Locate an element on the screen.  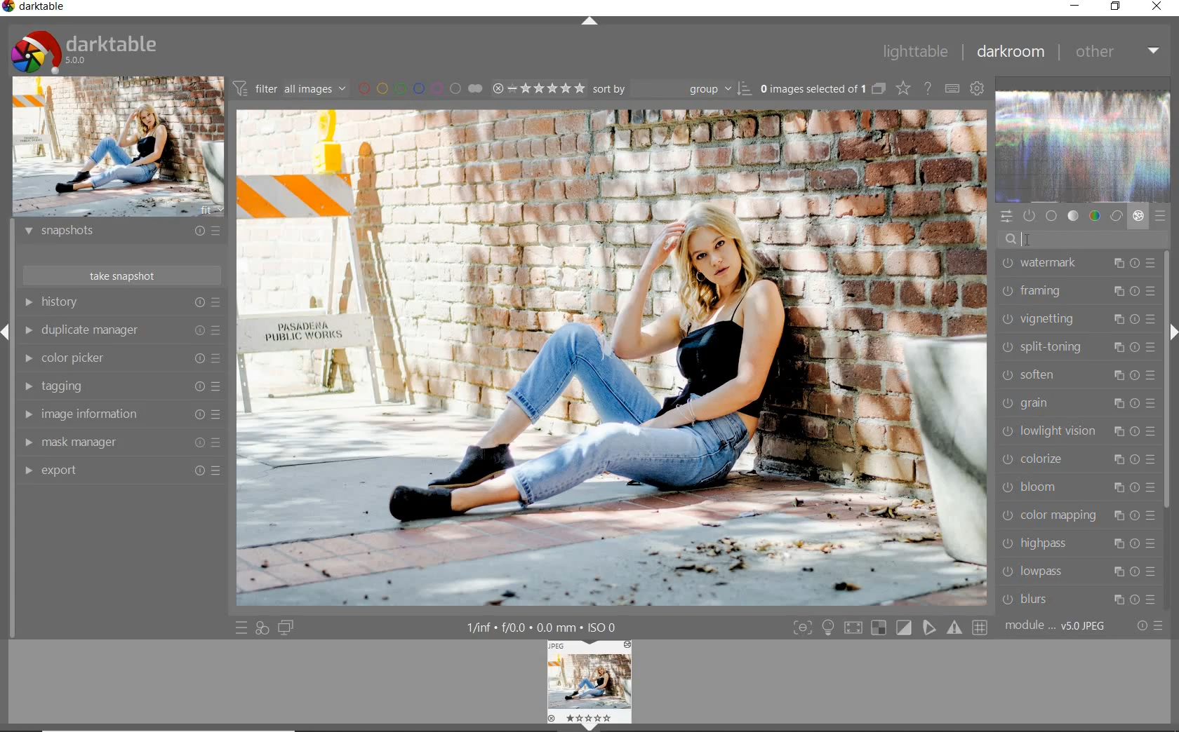
split-toning is located at coordinates (1078, 347).